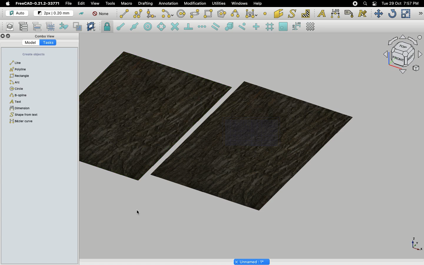 This screenshot has width=424, height=265. Describe the element at coordinates (322, 14) in the screenshot. I see `Text` at that location.